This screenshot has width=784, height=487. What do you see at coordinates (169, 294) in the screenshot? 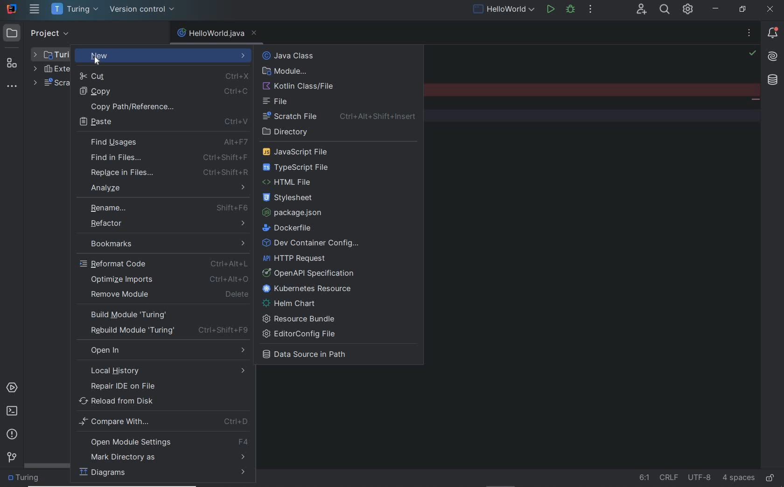
I see `remove module` at bounding box center [169, 294].